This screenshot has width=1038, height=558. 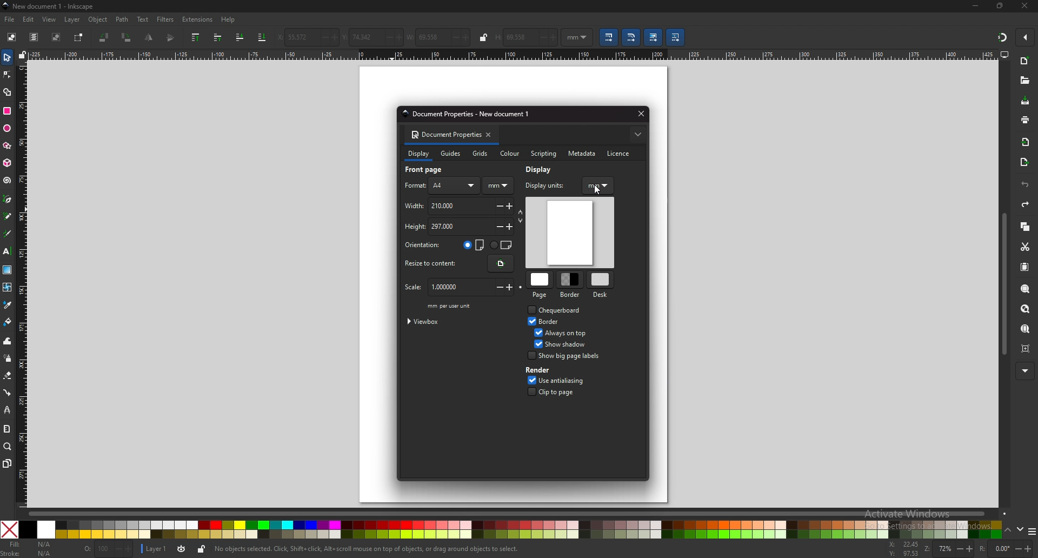 What do you see at coordinates (468, 114) in the screenshot?
I see `document properties - New document 1` at bounding box center [468, 114].